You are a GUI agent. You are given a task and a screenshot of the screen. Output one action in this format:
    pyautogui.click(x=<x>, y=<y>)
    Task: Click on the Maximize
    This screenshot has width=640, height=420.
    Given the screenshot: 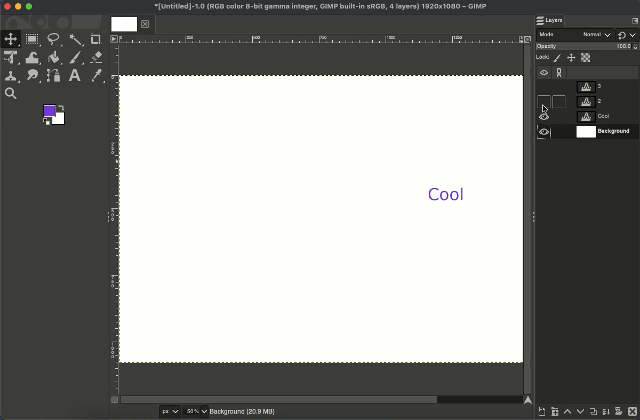 What is the action you would take?
    pyautogui.click(x=29, y=8)
    